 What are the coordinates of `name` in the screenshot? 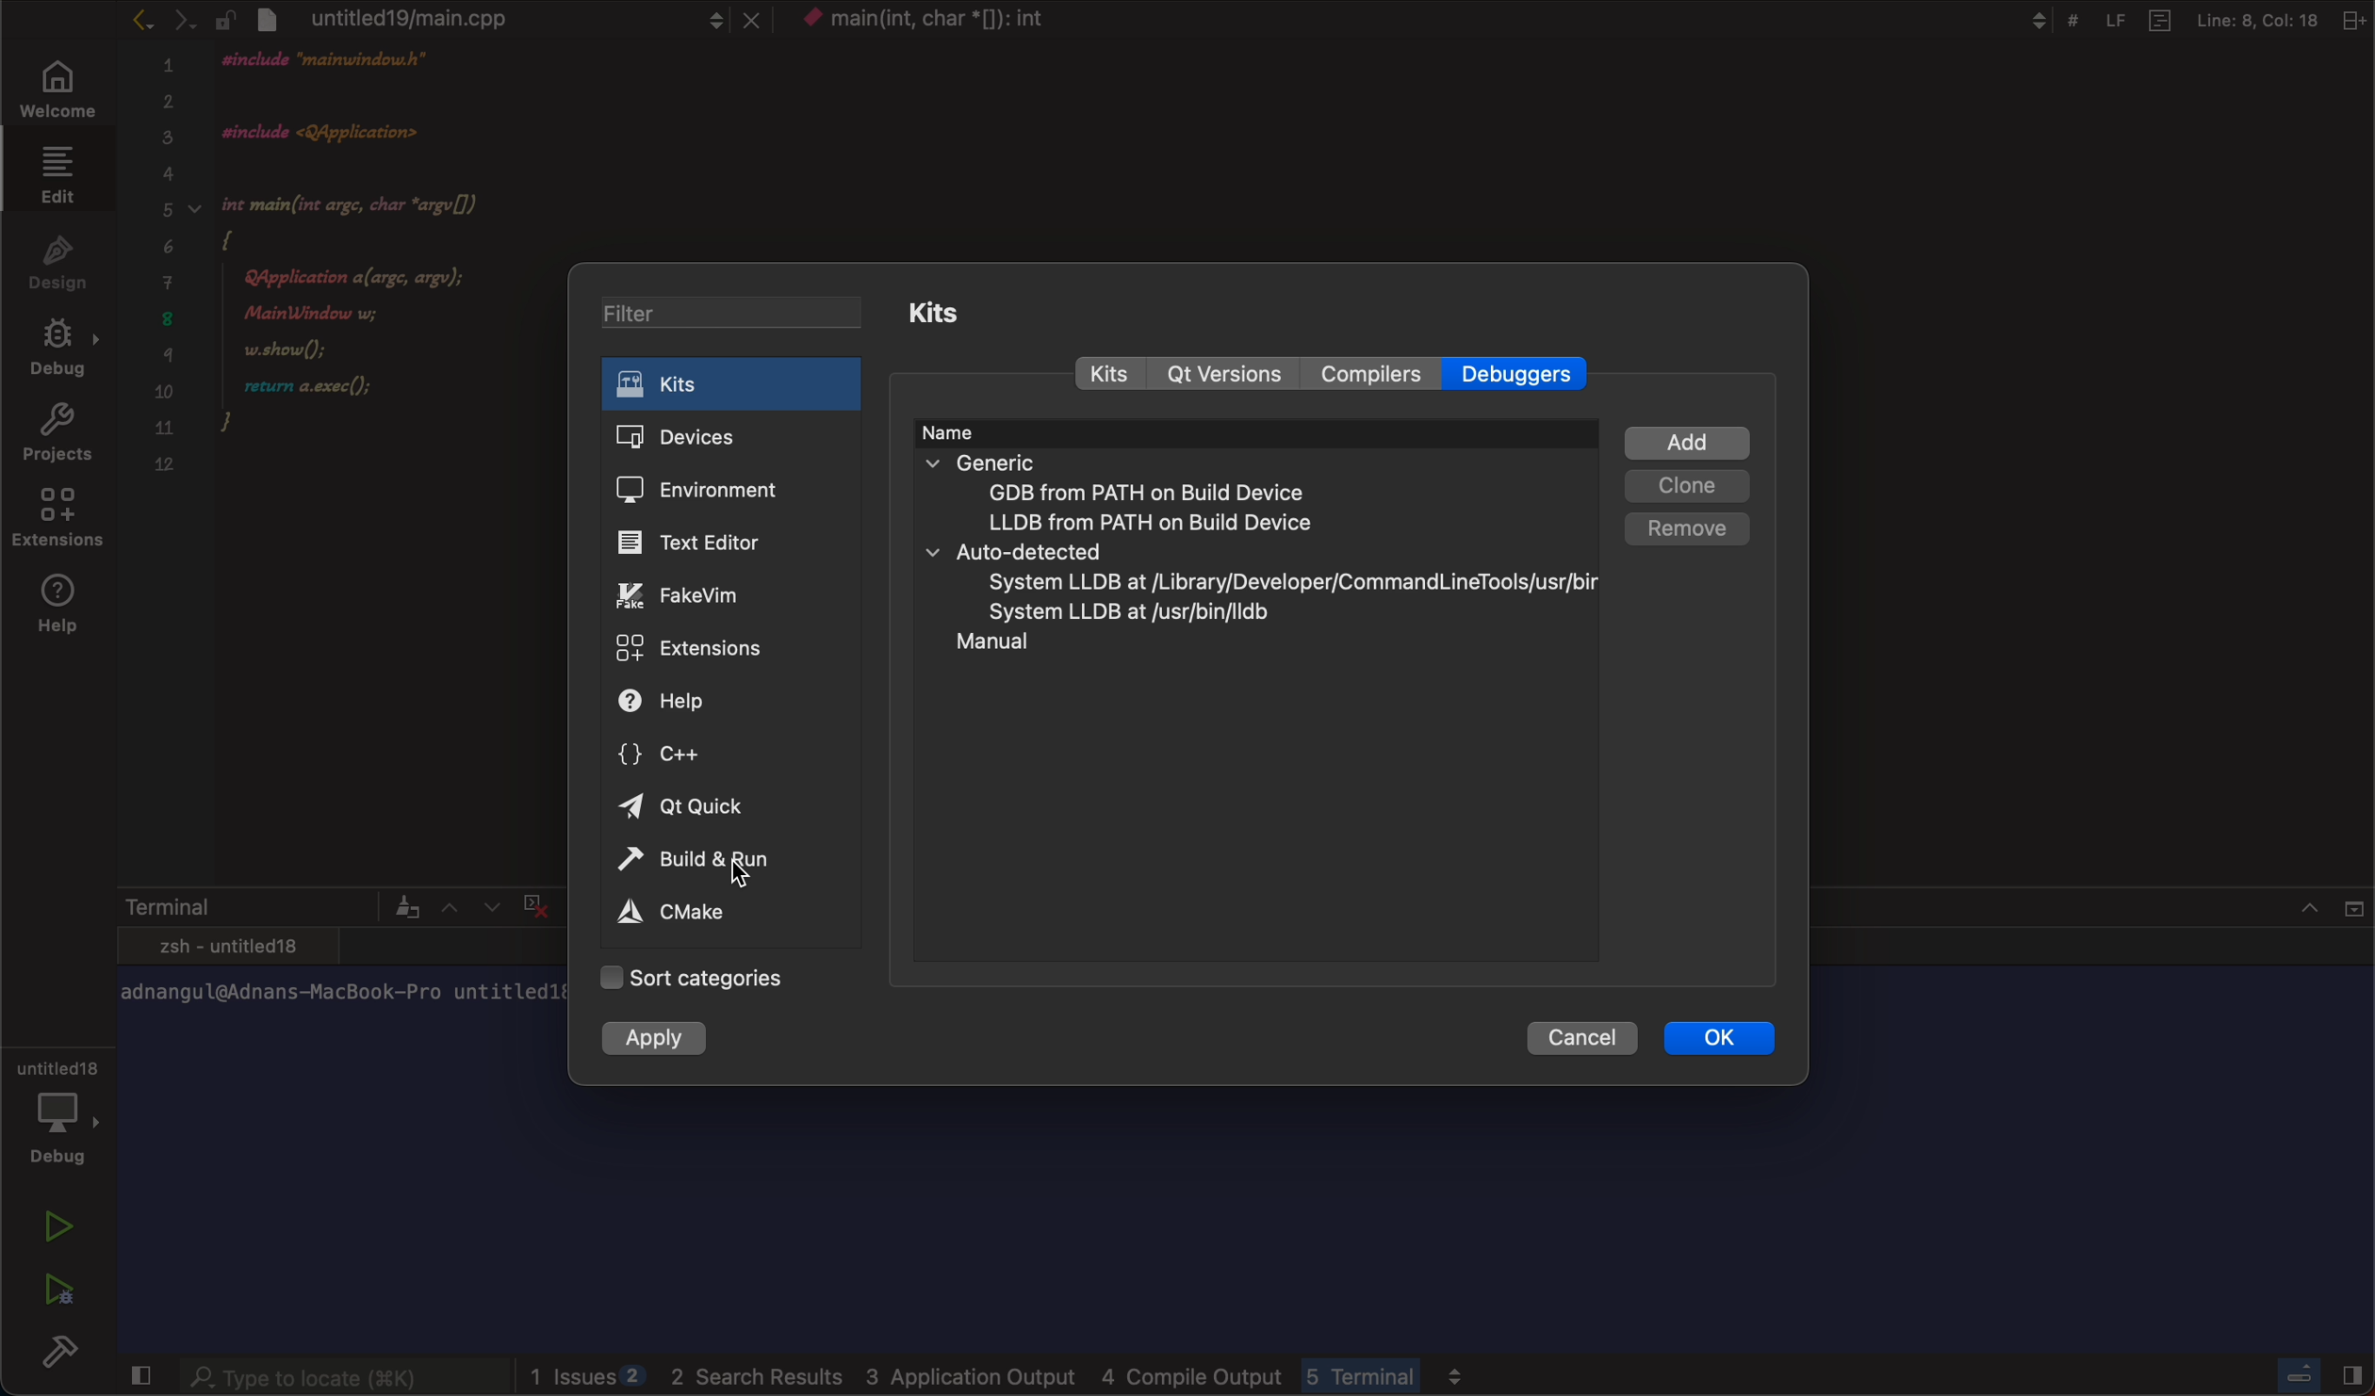 It's located at (975, 431).